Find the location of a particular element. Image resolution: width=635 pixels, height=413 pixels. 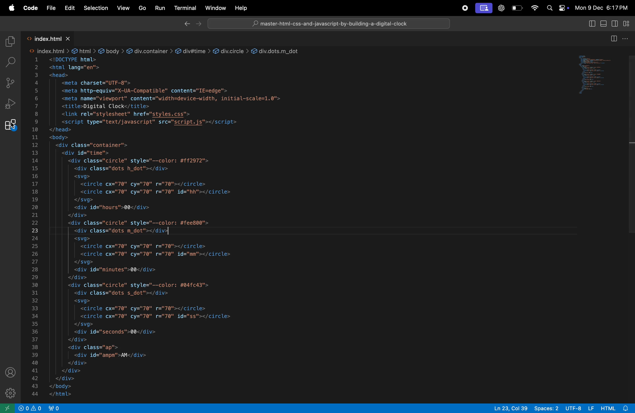

apple widgets is located at coordinates (557, 7).